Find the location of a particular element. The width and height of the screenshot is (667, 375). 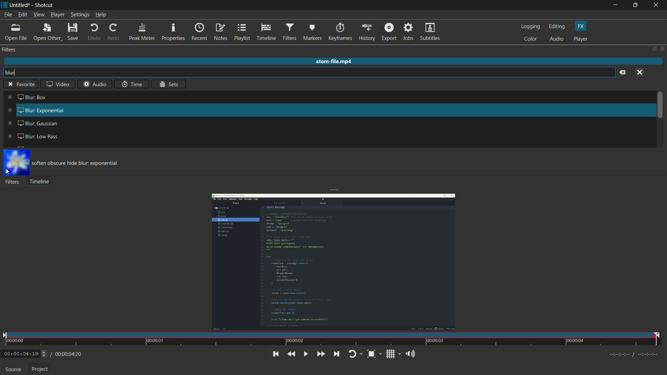

 is located at coordinates (22, 84).